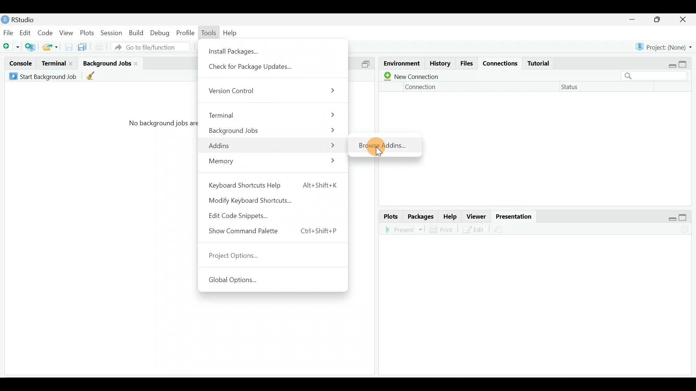  I want to click on New connection, so click(412, 75).